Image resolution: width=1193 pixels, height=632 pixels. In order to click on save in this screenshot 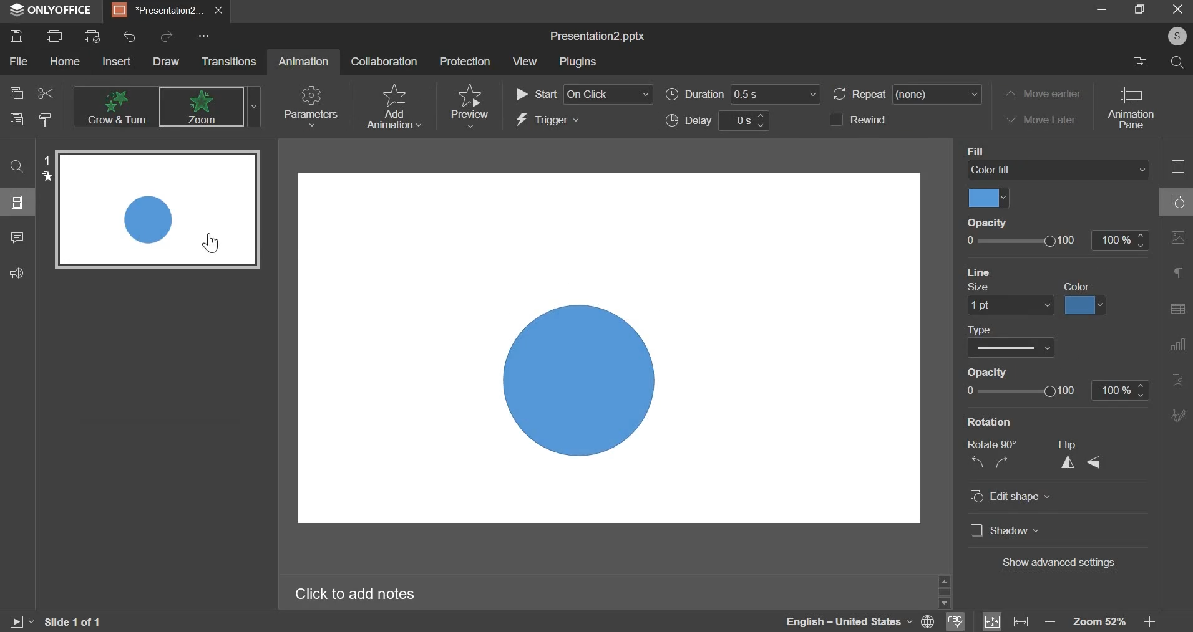, I will do `click(16, 36)`.